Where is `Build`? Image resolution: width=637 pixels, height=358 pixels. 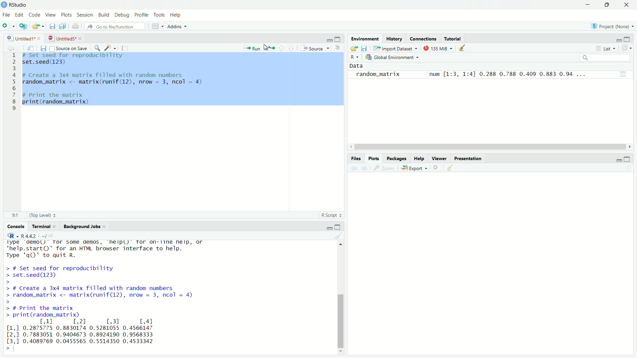 Build is located at coordinates (104, 14).